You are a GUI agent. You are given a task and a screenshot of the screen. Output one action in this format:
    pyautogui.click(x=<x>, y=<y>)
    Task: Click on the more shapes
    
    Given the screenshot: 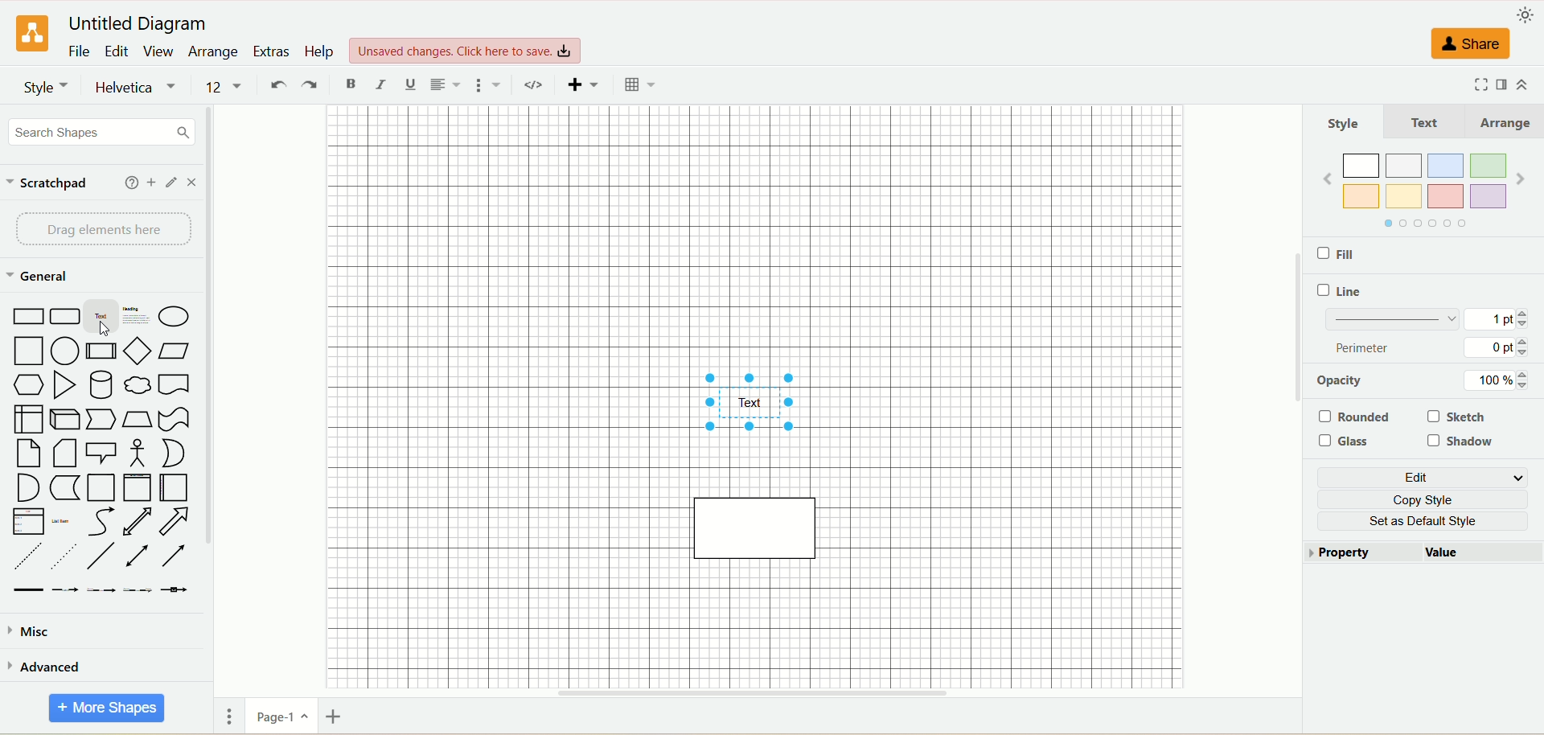 What is the action you would take?
    pyautogui.click(x=107, y=708)
    